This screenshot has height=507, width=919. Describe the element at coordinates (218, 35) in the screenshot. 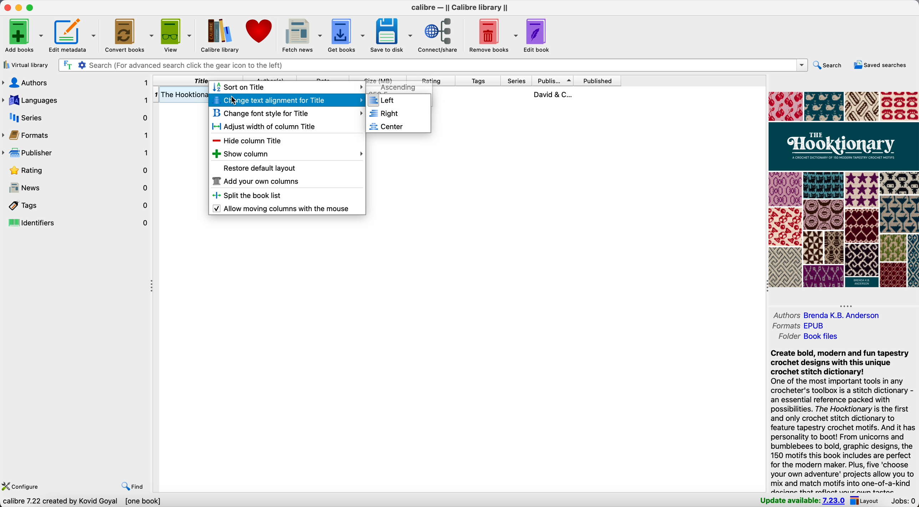

I see `Calibre library` at that location.